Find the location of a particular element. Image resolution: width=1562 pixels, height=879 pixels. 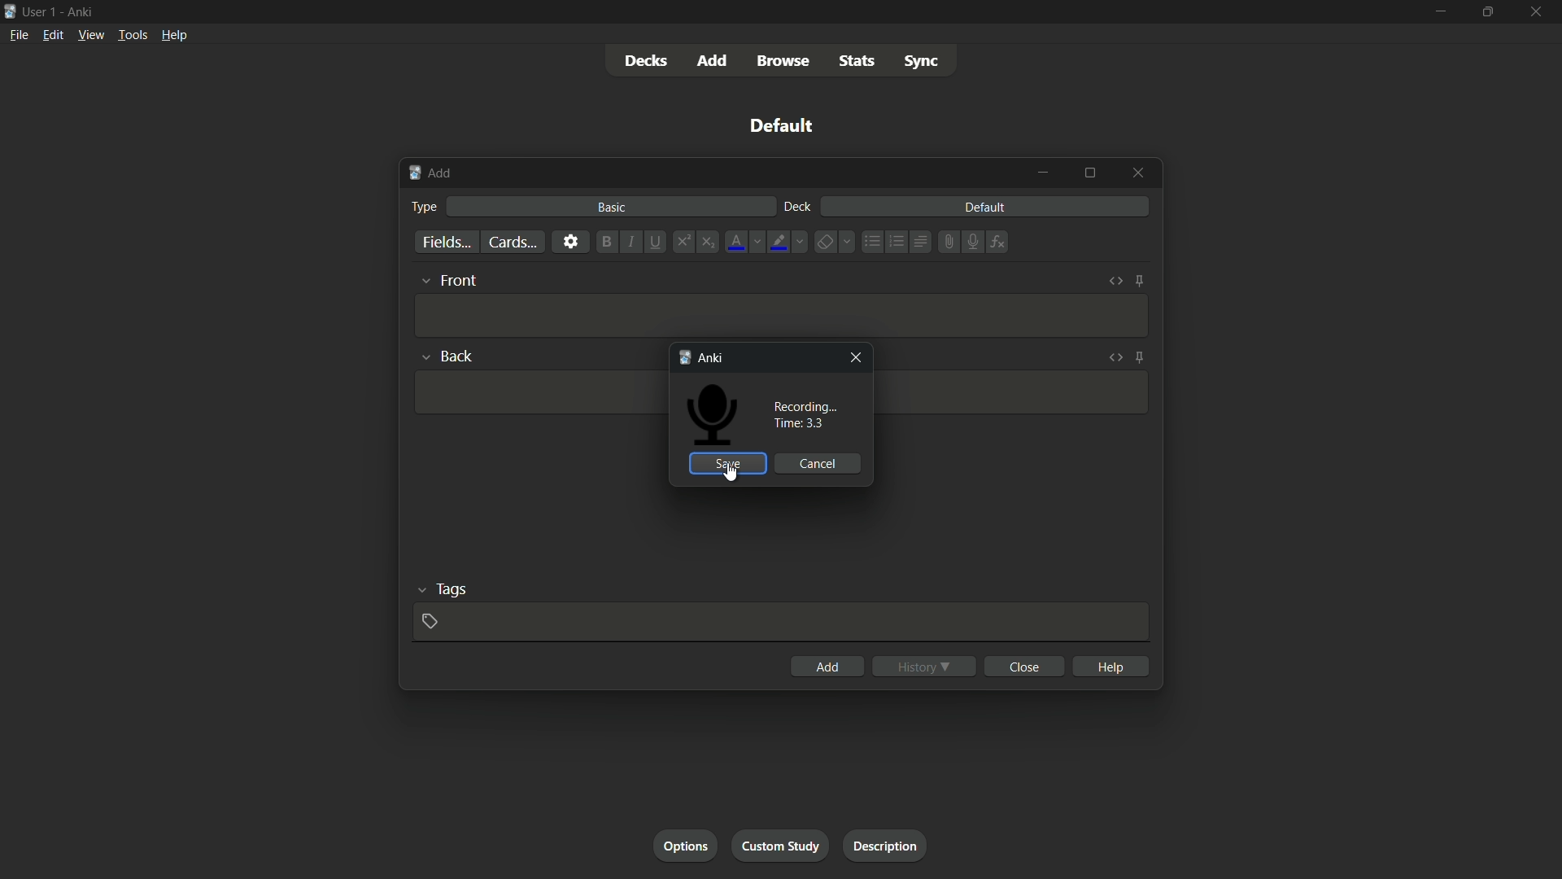

toggle html editor is located at coordinates (1115, 282).